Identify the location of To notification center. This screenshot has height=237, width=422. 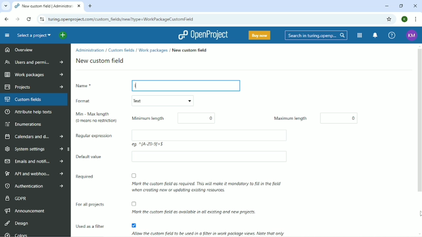
(375, 36).